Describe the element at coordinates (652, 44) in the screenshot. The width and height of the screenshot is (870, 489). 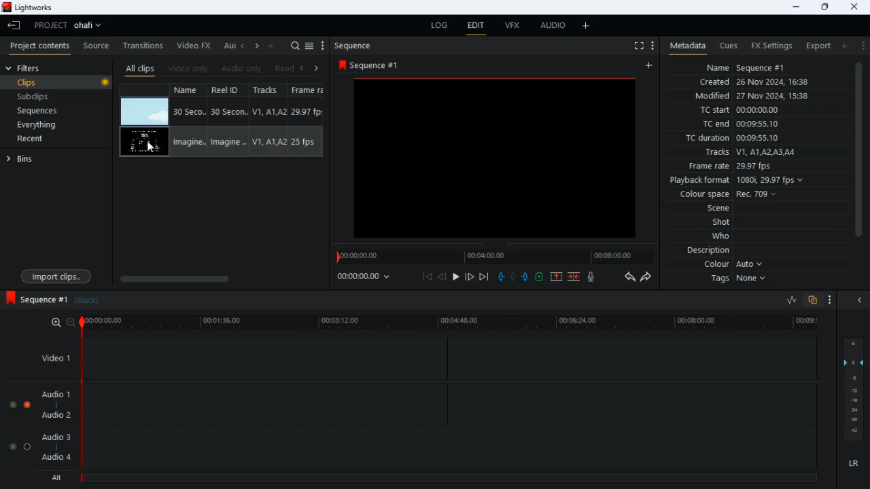
I see `more` at that location.